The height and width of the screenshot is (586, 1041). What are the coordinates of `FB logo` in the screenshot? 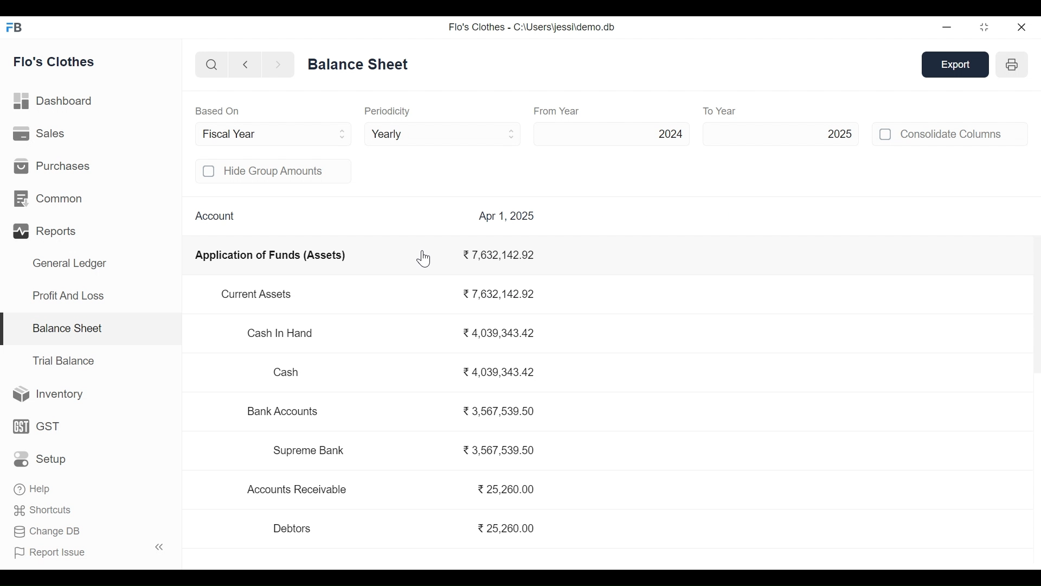 It's located at (15, 27).